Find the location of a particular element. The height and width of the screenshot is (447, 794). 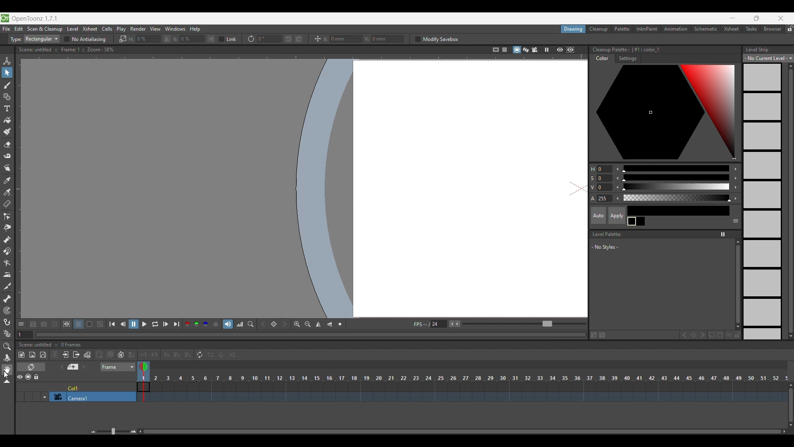

Flip horizontally is located at coordinates (167, 39).